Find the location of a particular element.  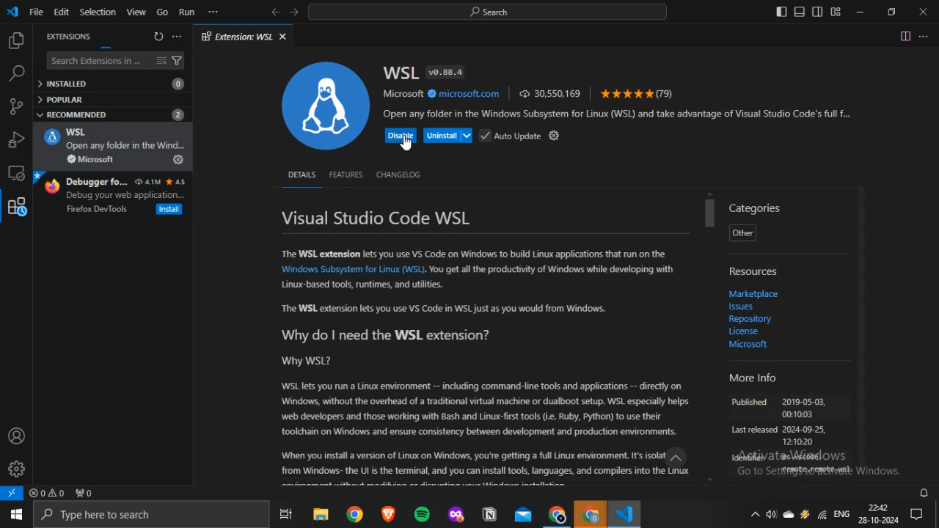

Uninstall is located at coordinates (447, 136).